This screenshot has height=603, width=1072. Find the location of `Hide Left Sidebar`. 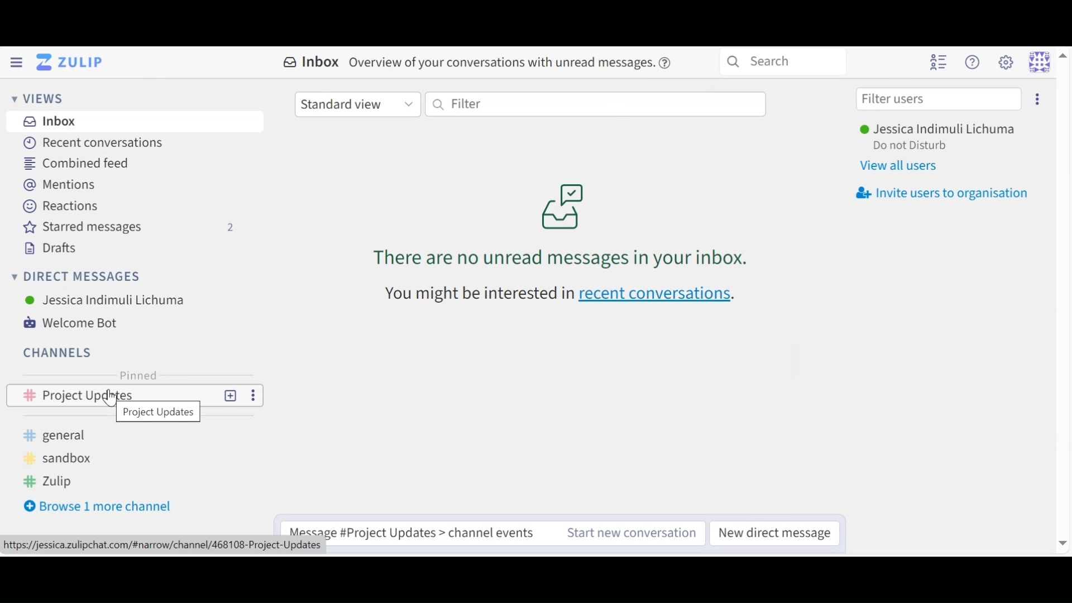

Hide Left Sidebar is located at coordinates (16, 63).